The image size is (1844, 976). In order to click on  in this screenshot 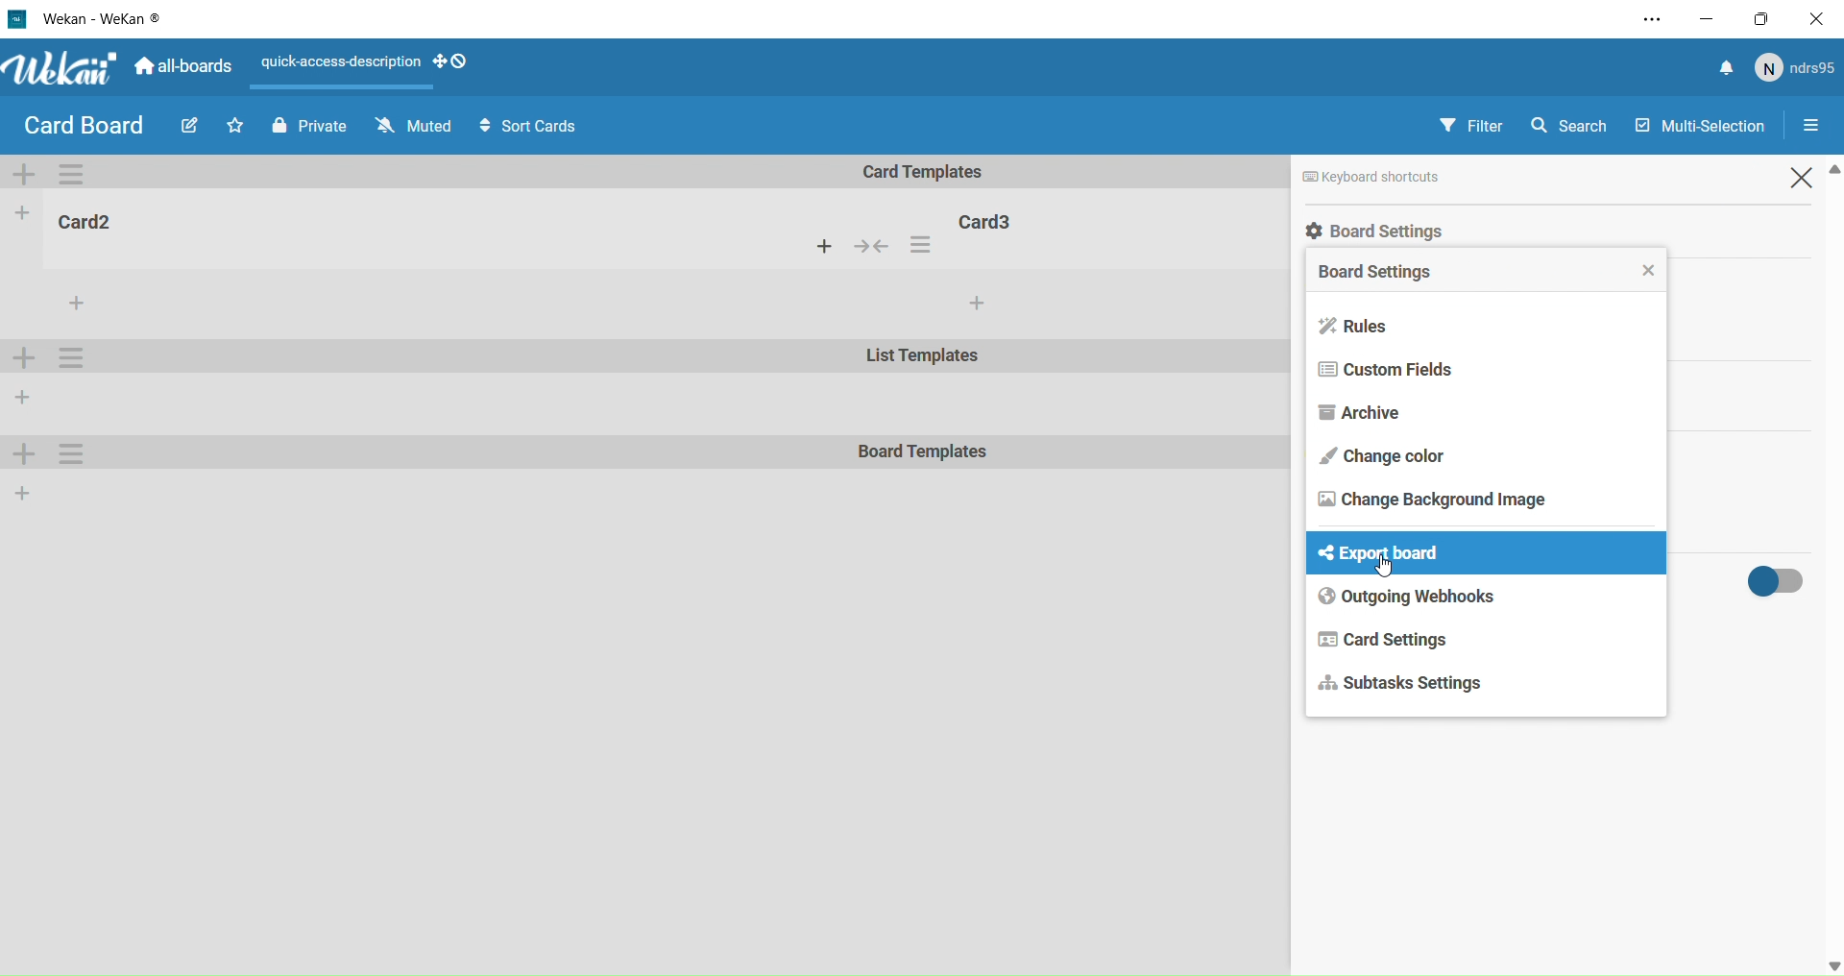, I will do `click(1726, 71)`.